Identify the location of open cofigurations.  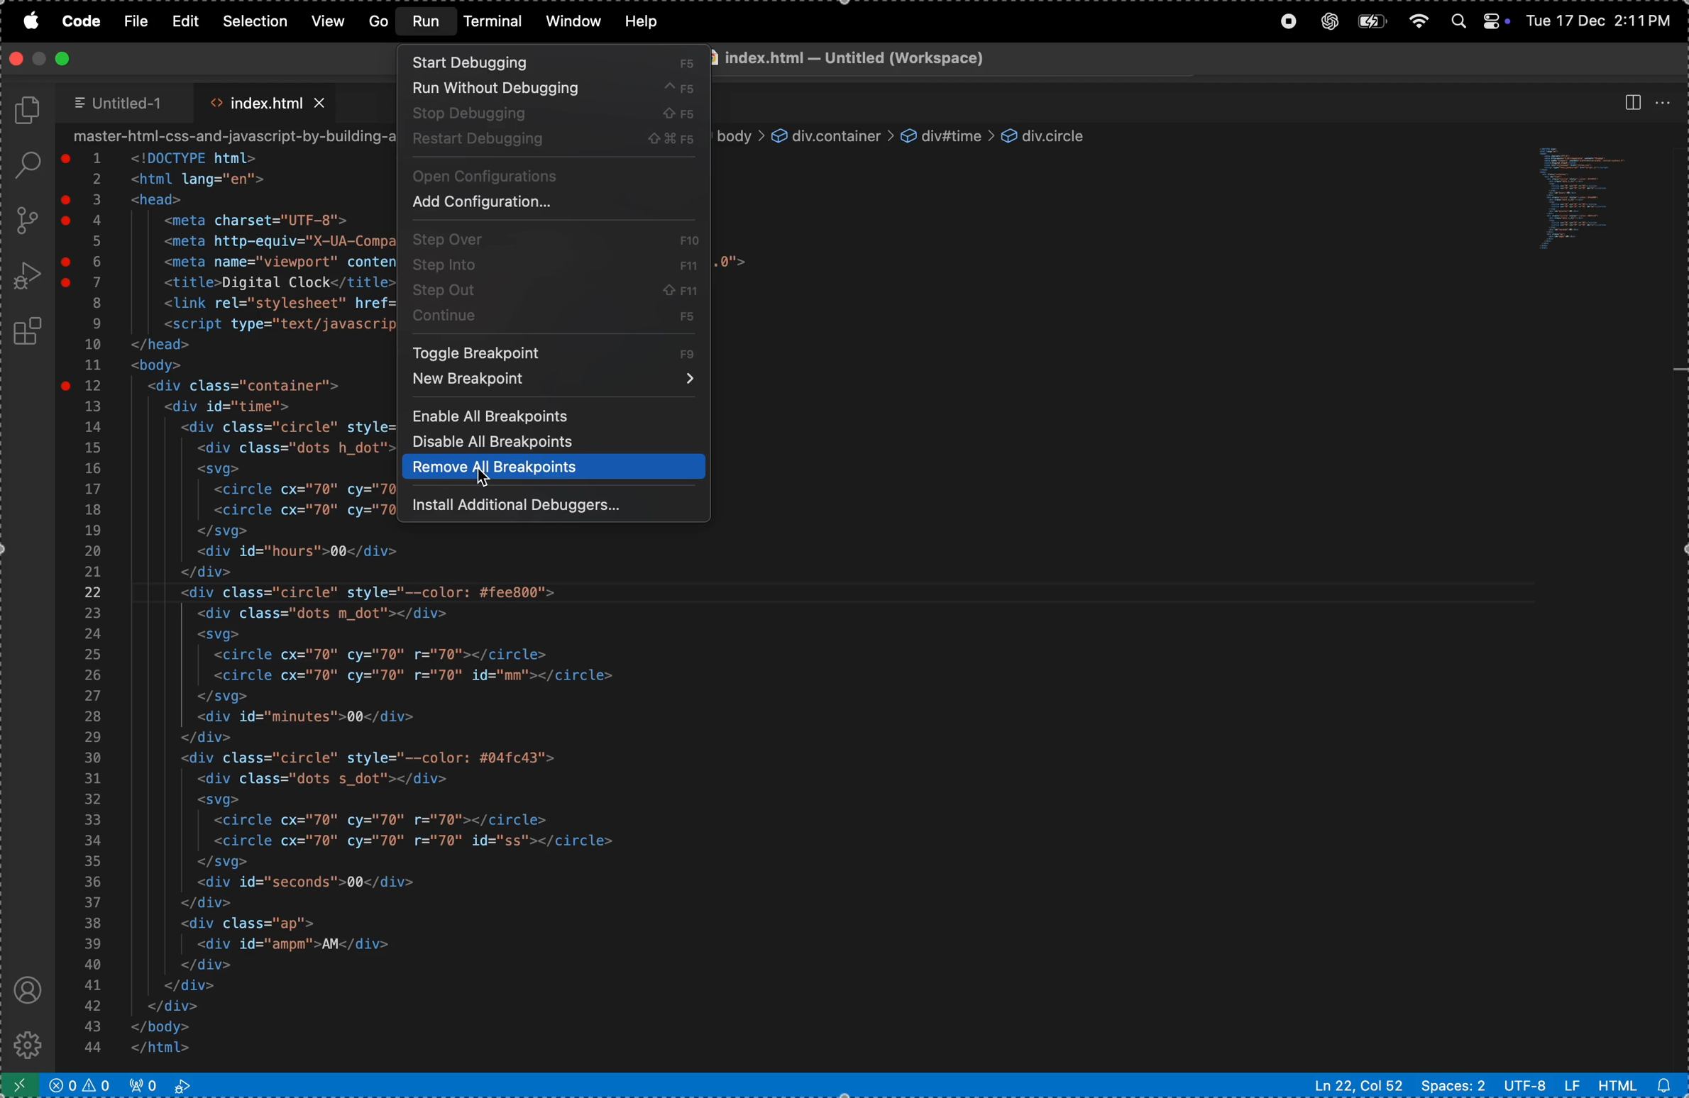
(554, 175).